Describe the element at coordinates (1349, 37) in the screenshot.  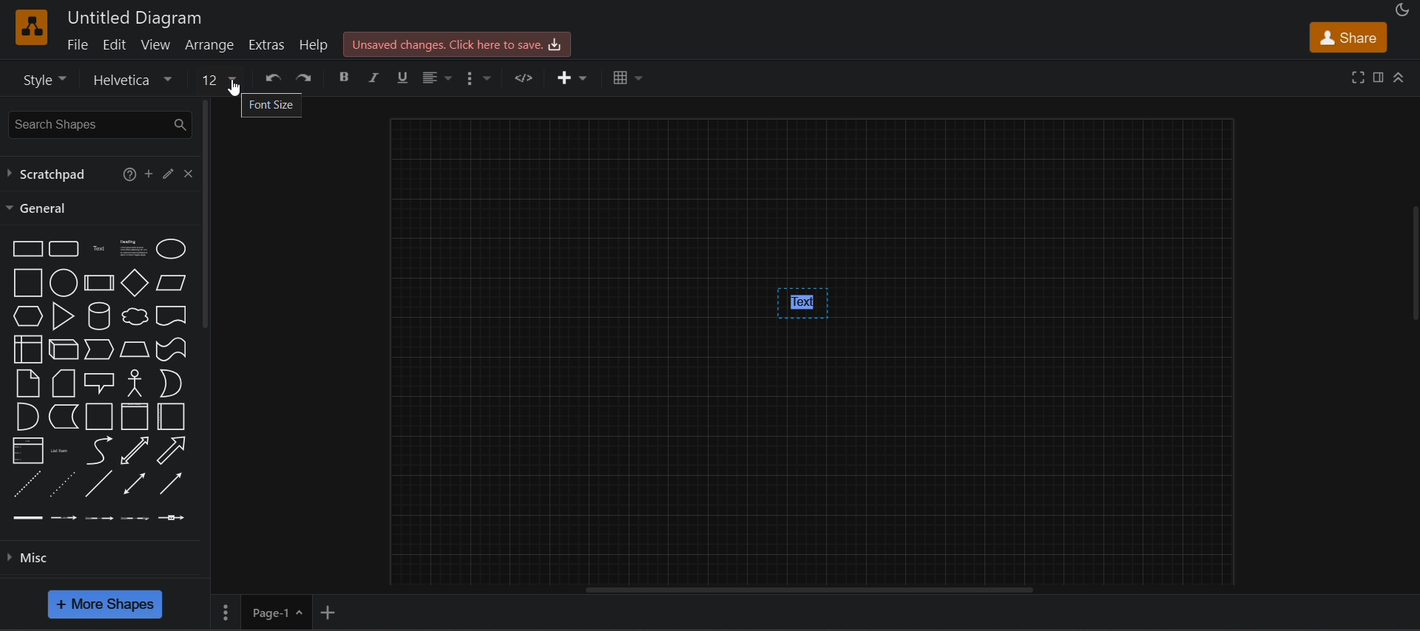
I see `share` at that location.